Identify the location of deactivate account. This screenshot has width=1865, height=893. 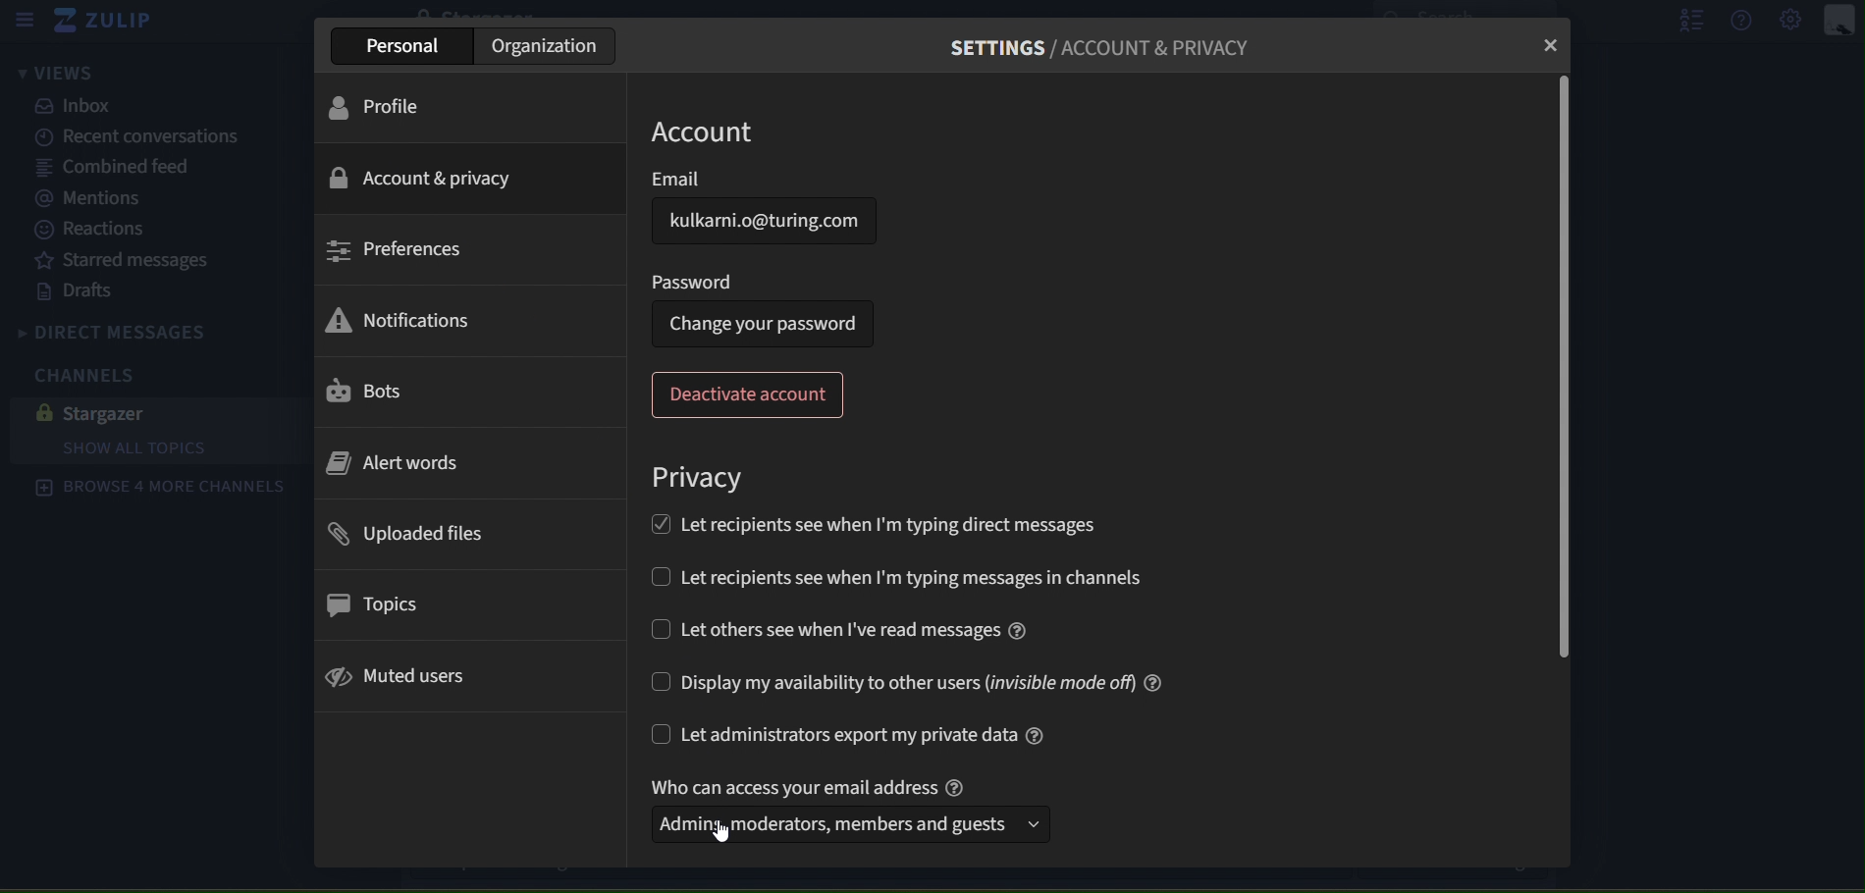
(750, 394).